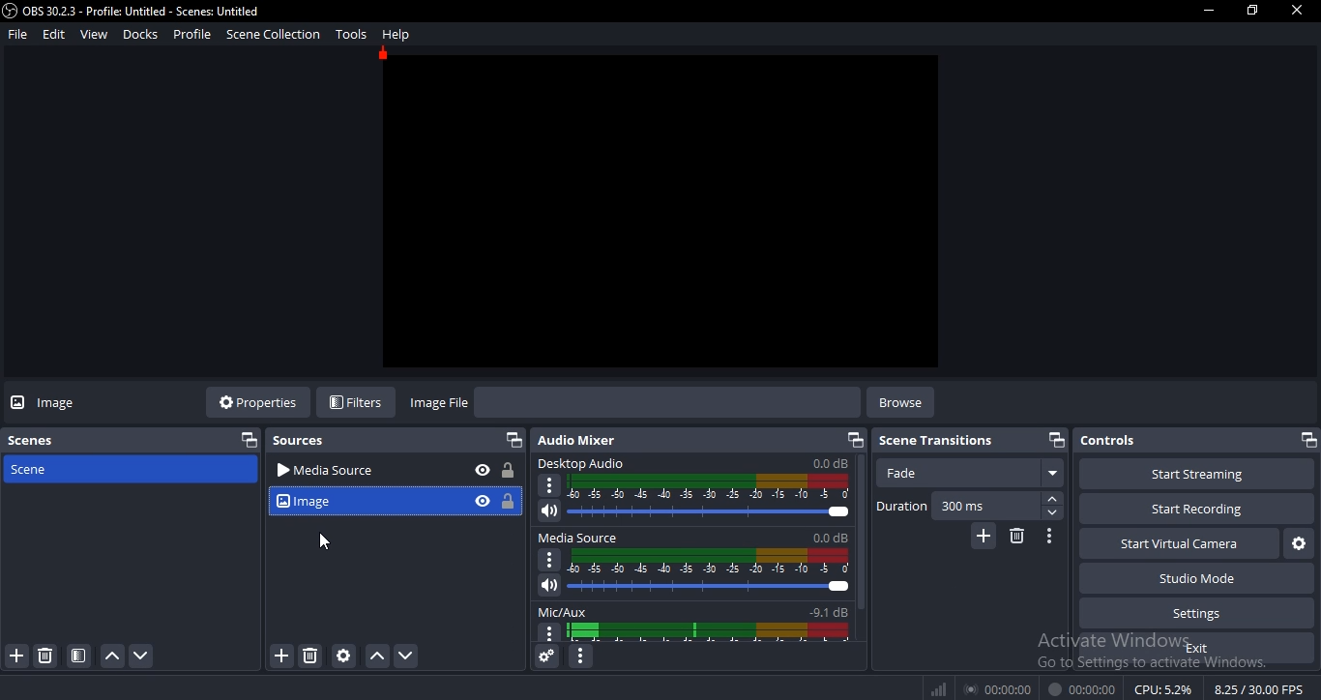 The width and height of the screenshot is (1321, 700). What do you see at coordinates (359, 400) in the screenshot?
I see `filters` at bounding box center [359, 400].